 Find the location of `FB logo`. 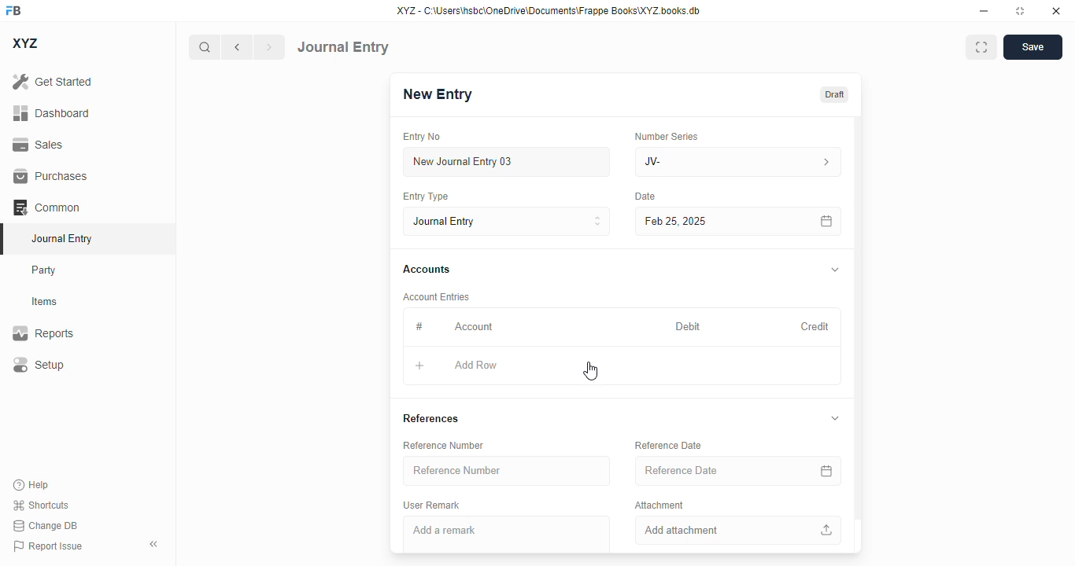

FB logo is located at coordinates (13, 9).